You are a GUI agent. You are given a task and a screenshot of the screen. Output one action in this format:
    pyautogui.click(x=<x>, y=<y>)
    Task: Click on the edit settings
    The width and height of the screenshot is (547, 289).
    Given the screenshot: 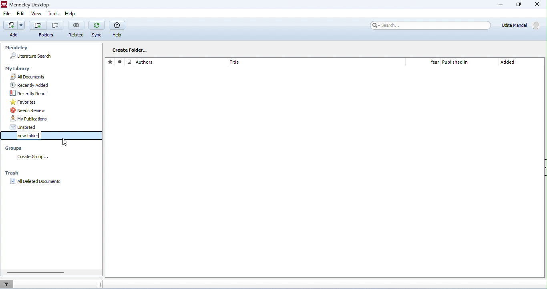 What is the action you would take?
    pyautogui.click(x=172, y=49)
    